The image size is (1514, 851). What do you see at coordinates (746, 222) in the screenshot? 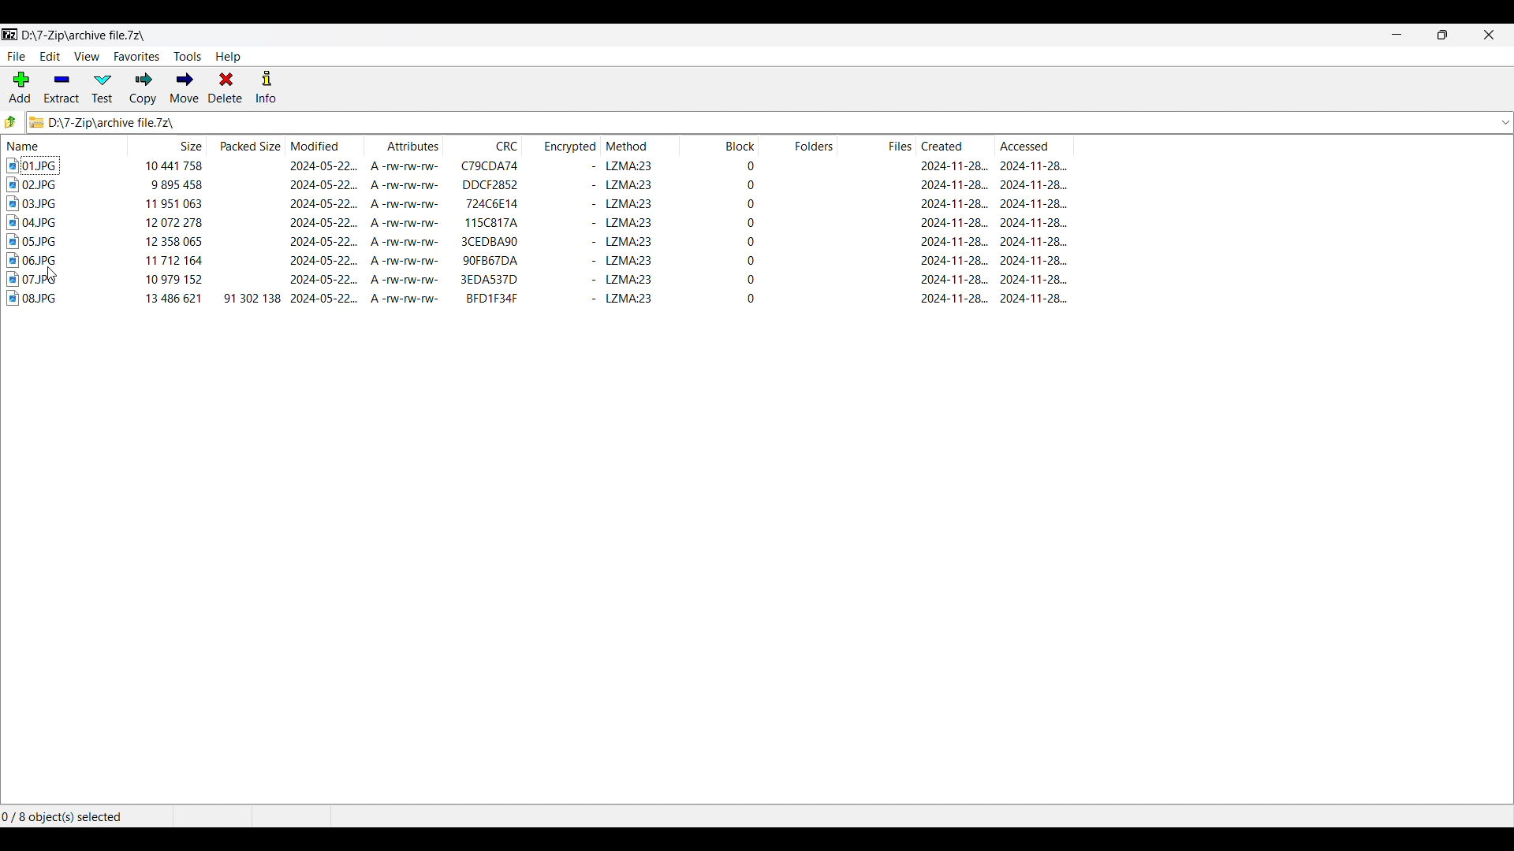
I see `block start` at bounding box center [746, 222].